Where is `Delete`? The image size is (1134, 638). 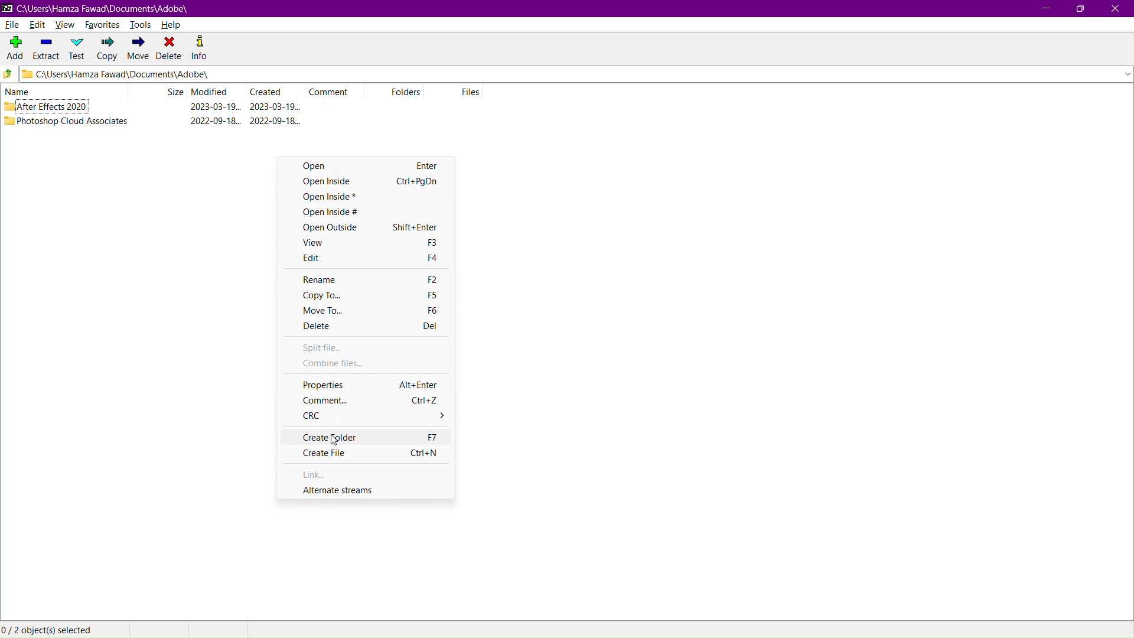 Delete is located at coordinates (170, 49).